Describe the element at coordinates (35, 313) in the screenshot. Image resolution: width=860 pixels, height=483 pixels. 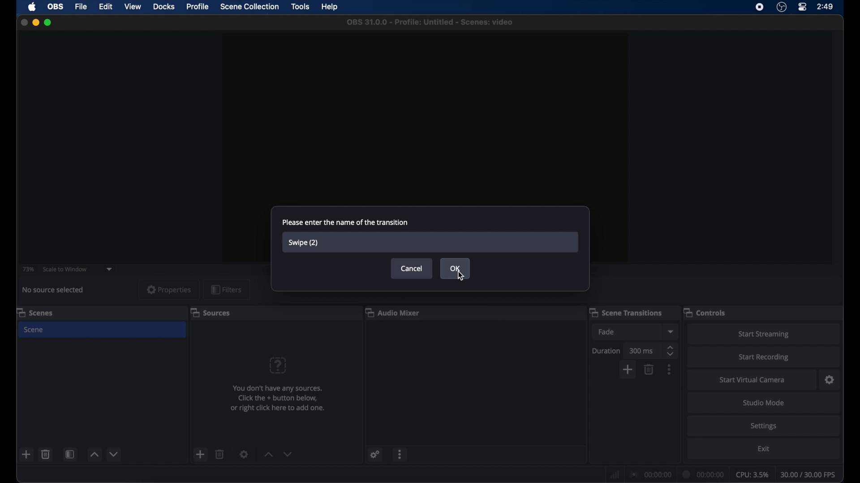
I see `scenes` at that location.